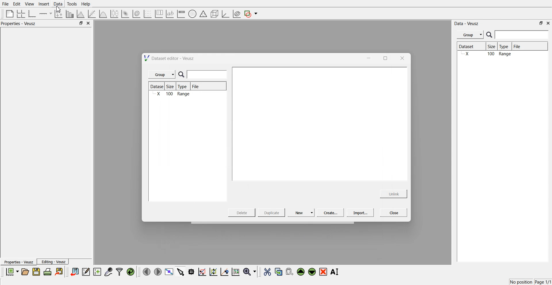  What do you see at coordinates (394, 193) in the screenshot?
I see `Unlink` at bounding box center [394, 193].